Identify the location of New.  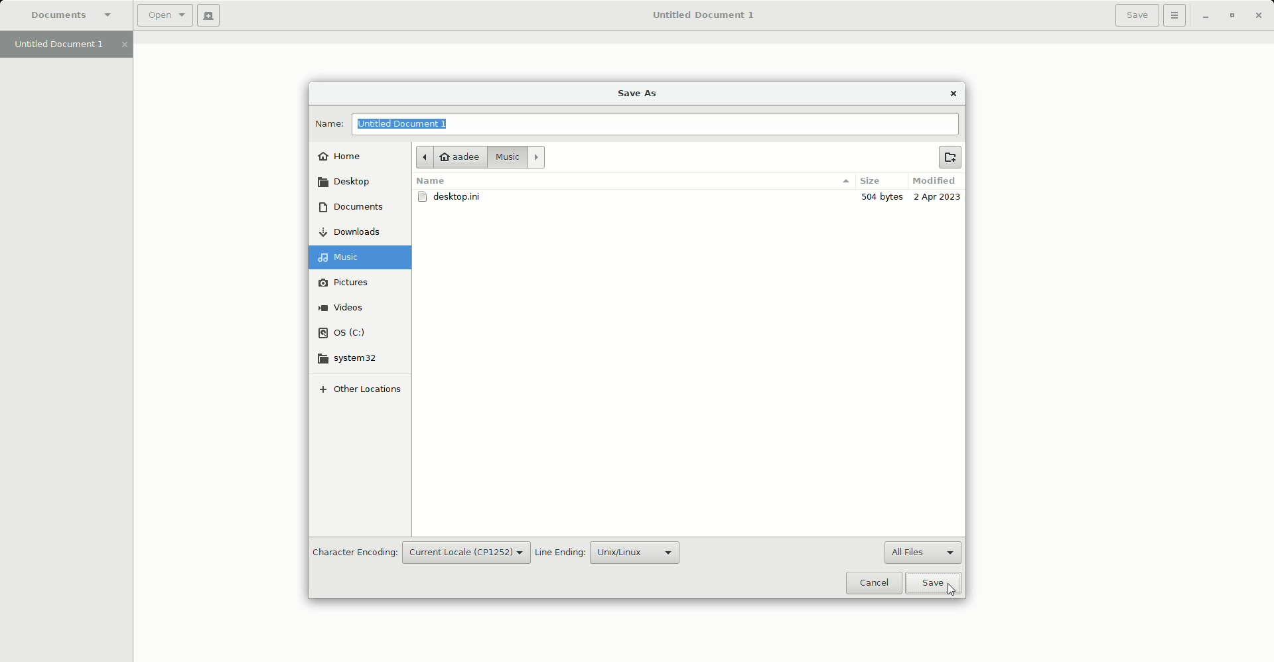
(206, 17).